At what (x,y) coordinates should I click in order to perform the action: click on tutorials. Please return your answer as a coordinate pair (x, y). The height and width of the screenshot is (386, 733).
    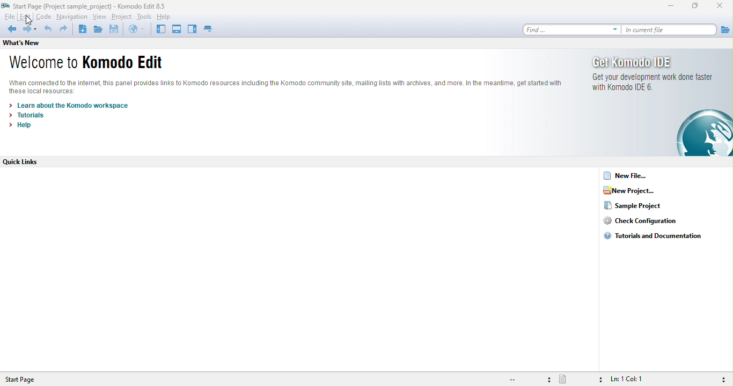
    Looking at the image, I should click on (30, 116).